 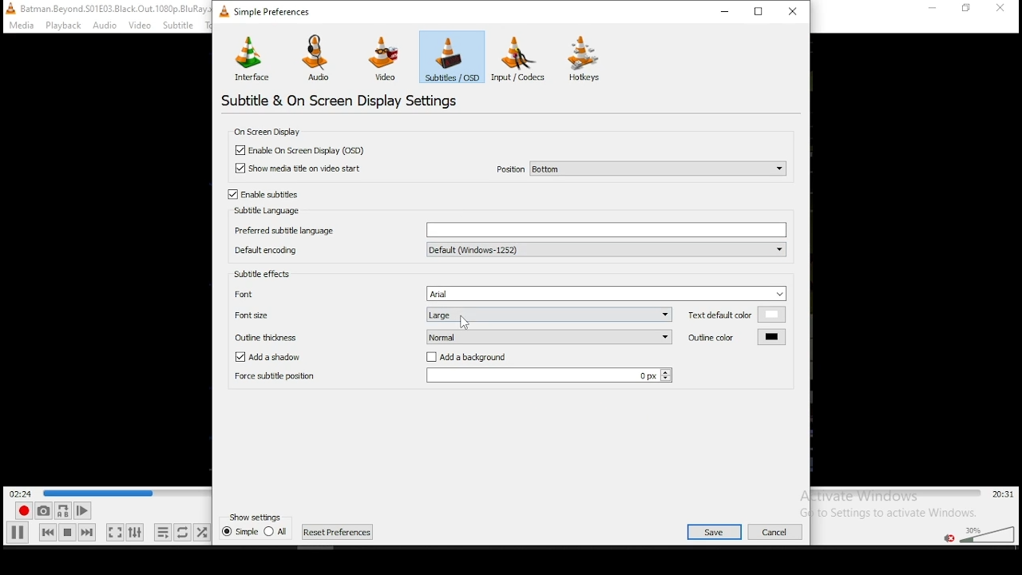 What do you see at coordinates (276, 358) in the screenshot?
I see `checkbox: add a shadow` at bounding box center [276, 358].